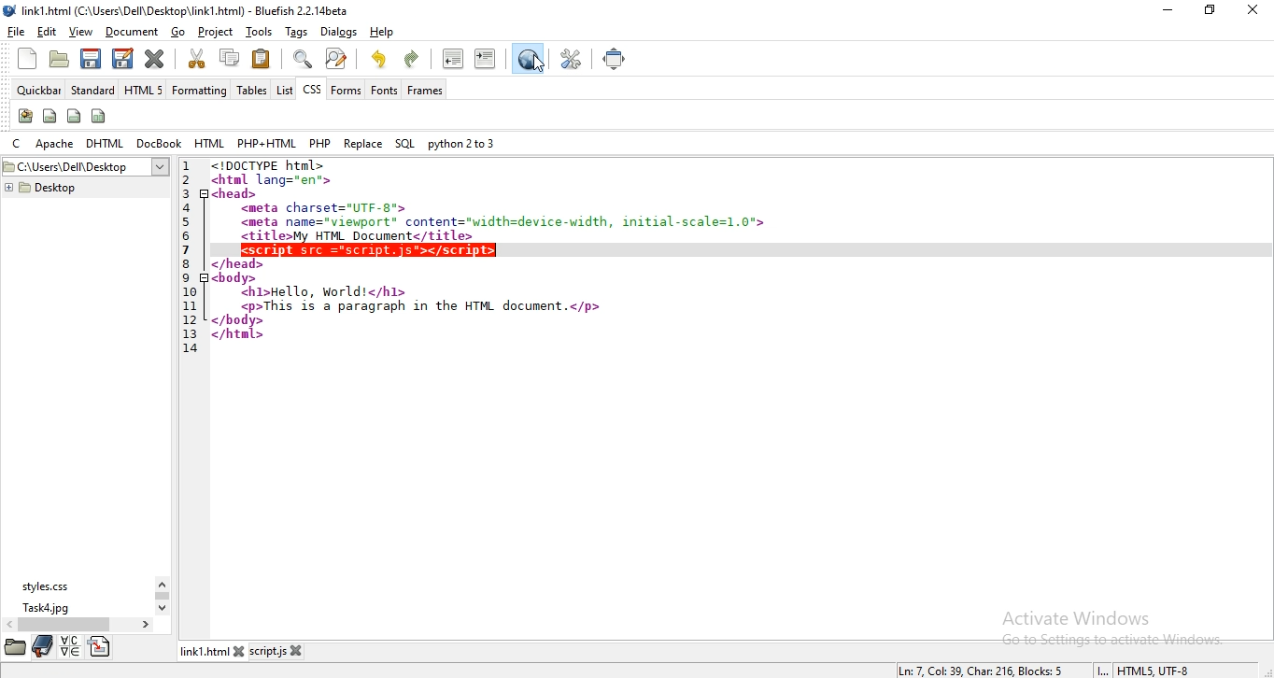 The height and width of the screenshot is (678, 1274). I want to click on language, so click(71, 646).